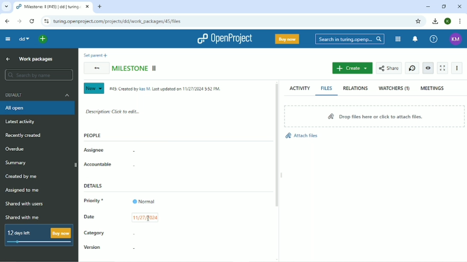 The width and height of the screenshot is (467, 262). What do you see at coordinates (23, 135) in the screenshot?
I see `Recently created` at bounding box center [23, 135].